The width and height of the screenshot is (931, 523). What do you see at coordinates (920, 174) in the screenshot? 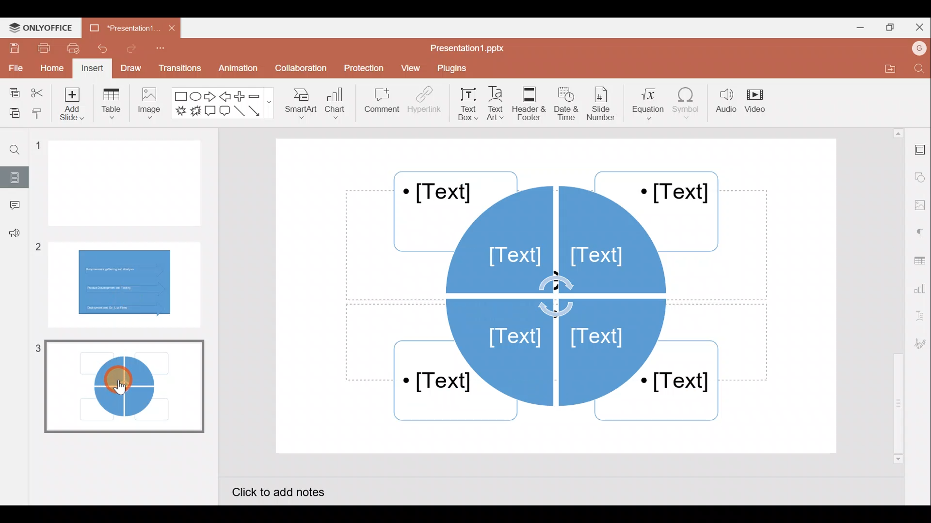
I see `Shape settings` at bounding box center [920, 174].